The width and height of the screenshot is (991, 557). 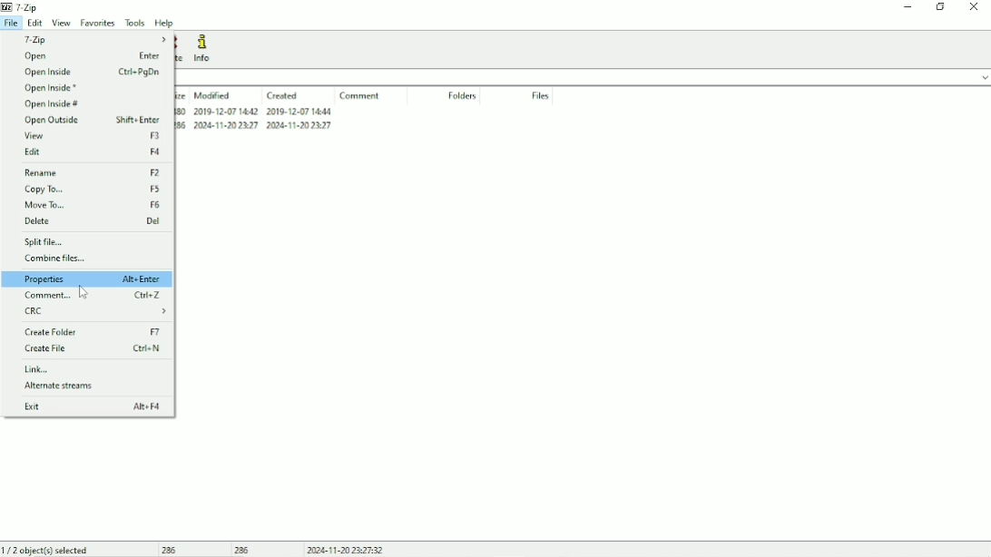 I want to click on Tools, so click(x=135, y=23).